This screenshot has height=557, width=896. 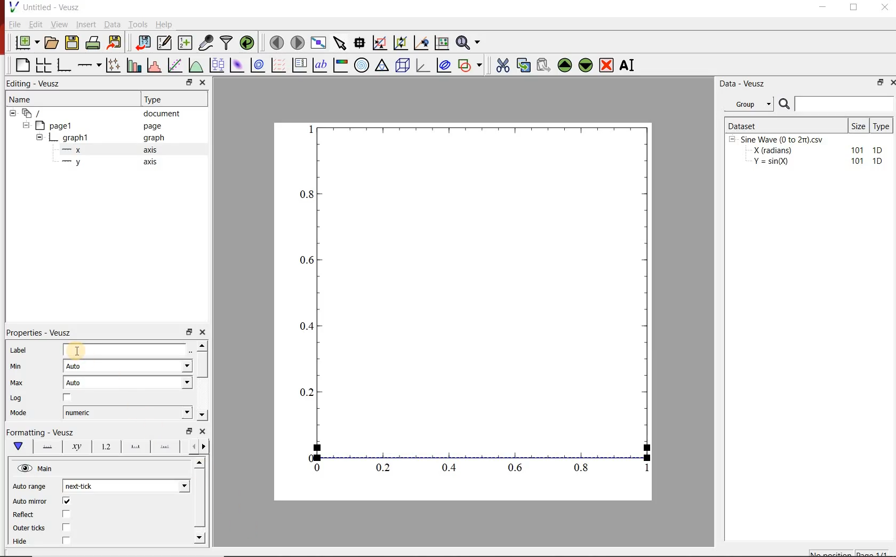 What do you see at coordinates (36, 25) in the screenshot?
I see `Edit` at bounding box center [36, 25].